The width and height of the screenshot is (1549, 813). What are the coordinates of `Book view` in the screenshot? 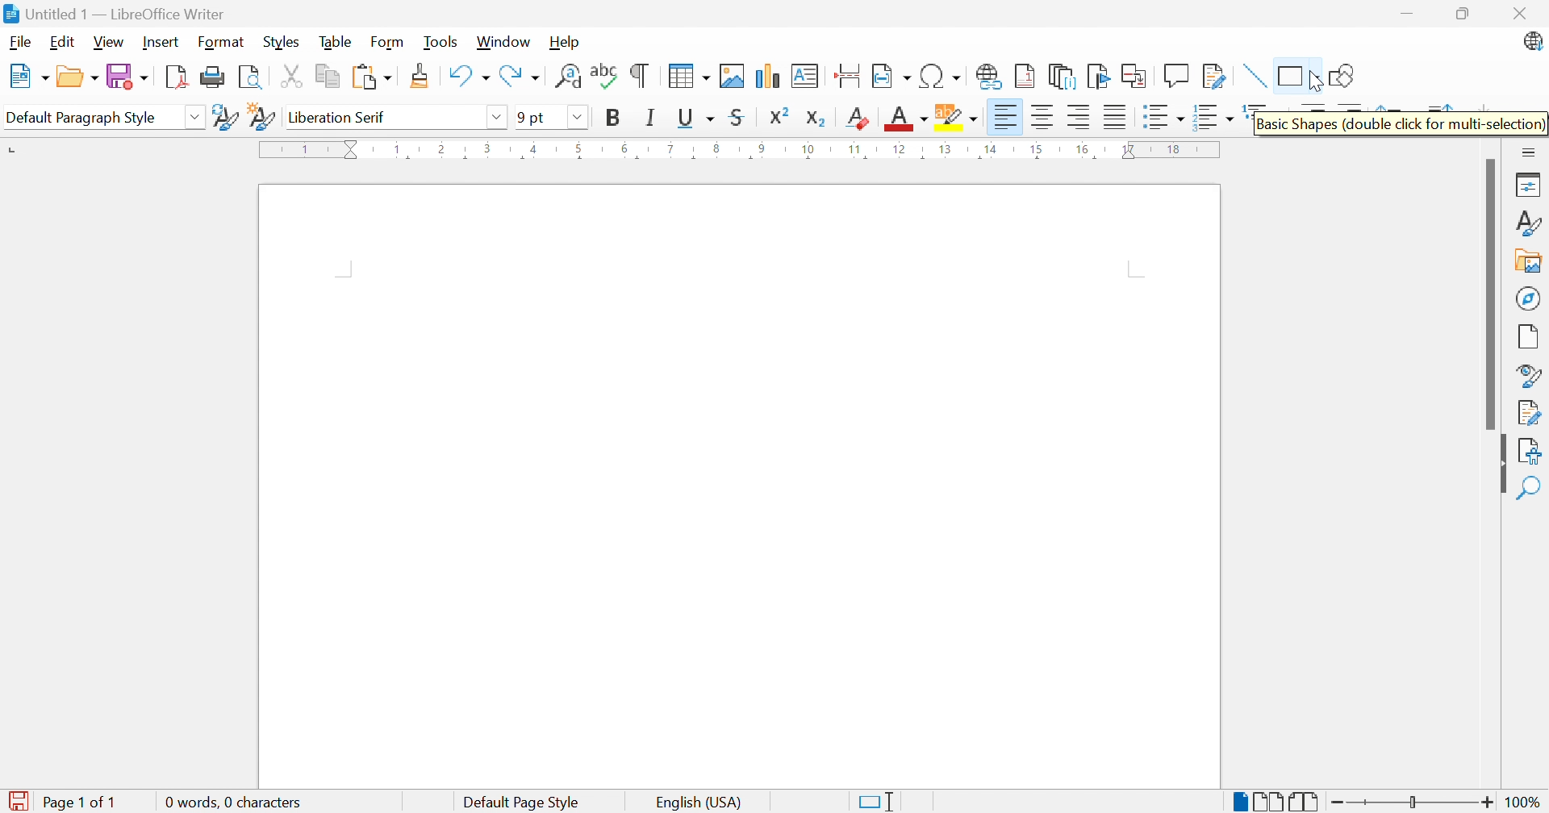 It's located at (1305, 803).